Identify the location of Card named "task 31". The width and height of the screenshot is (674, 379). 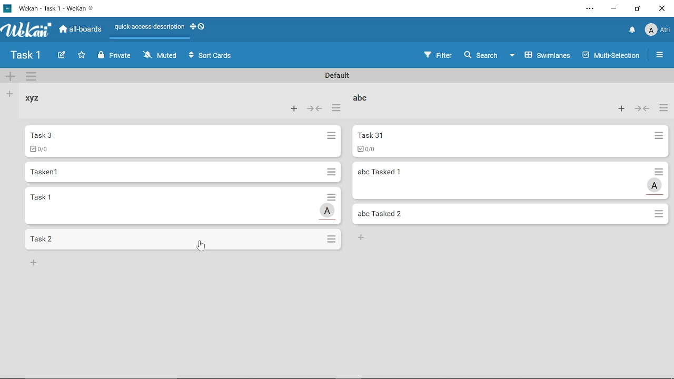
(498, 142).